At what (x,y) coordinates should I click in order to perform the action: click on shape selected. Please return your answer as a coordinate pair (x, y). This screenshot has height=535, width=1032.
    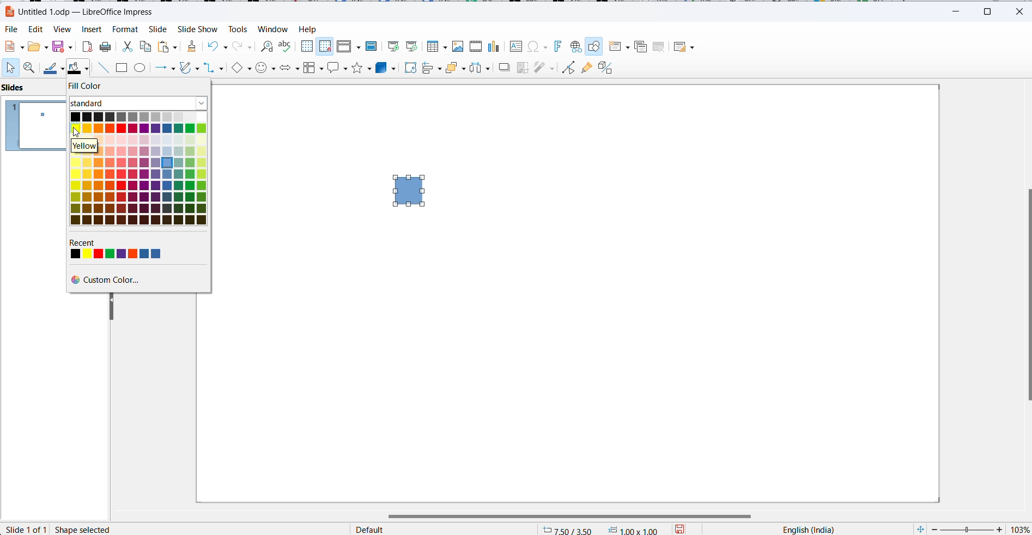
    Looking at the image, I should click on (83, 529).